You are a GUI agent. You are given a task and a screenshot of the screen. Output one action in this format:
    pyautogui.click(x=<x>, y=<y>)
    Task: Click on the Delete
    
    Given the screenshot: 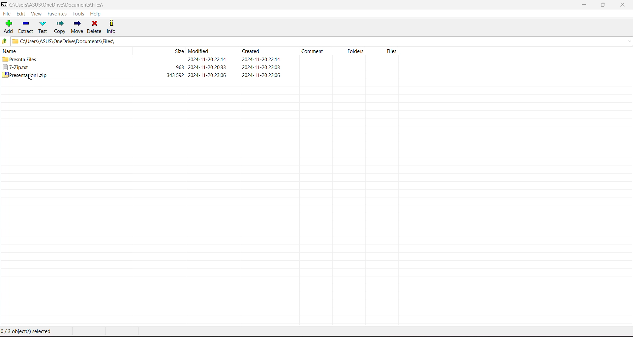 What is the action you would take?
    pyautogui.click(x=95, y=26)
    